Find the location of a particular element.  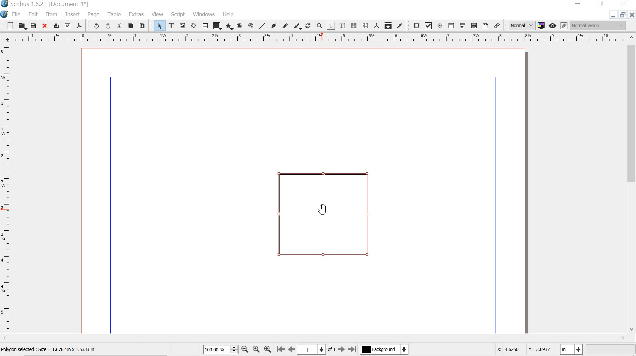

pdf push button is located at coordinates (415, 26).